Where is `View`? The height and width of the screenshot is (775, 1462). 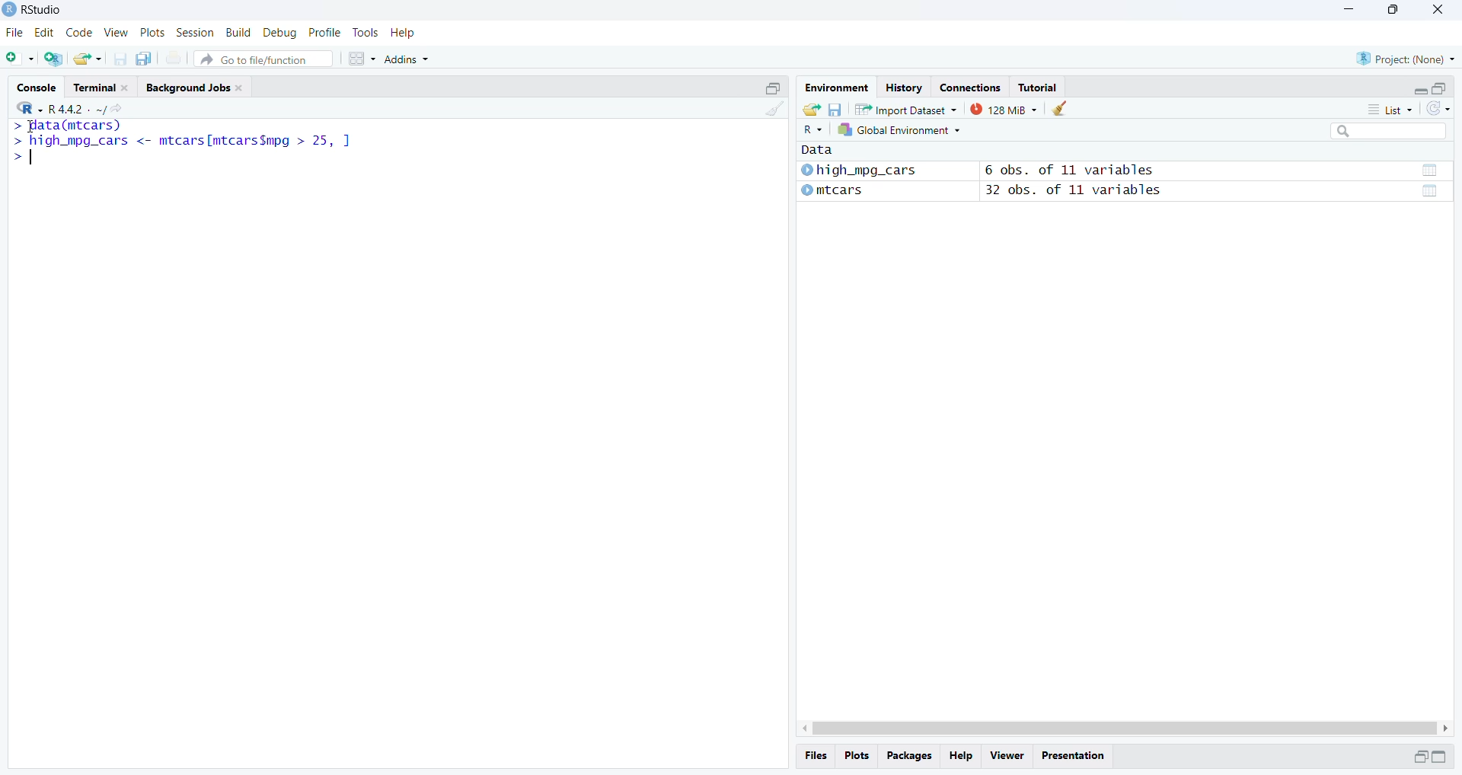 View is located at coordinates (117, 32).